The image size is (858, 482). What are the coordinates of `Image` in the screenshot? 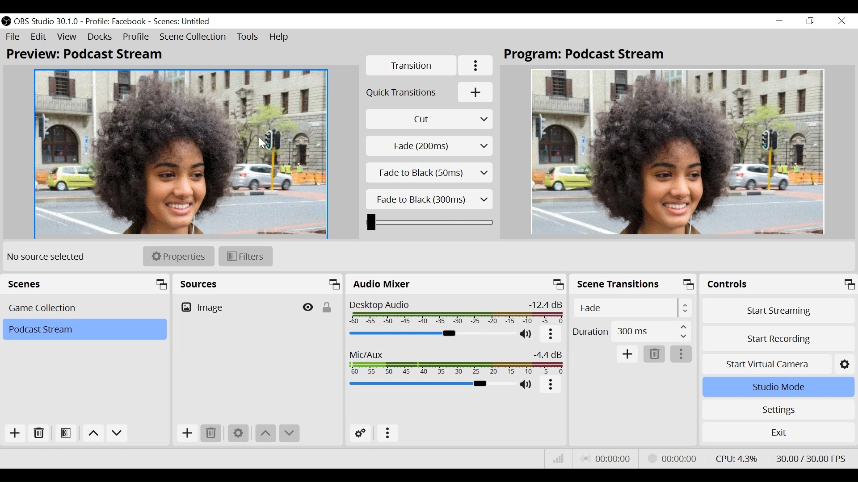 It's located at (237, 309).